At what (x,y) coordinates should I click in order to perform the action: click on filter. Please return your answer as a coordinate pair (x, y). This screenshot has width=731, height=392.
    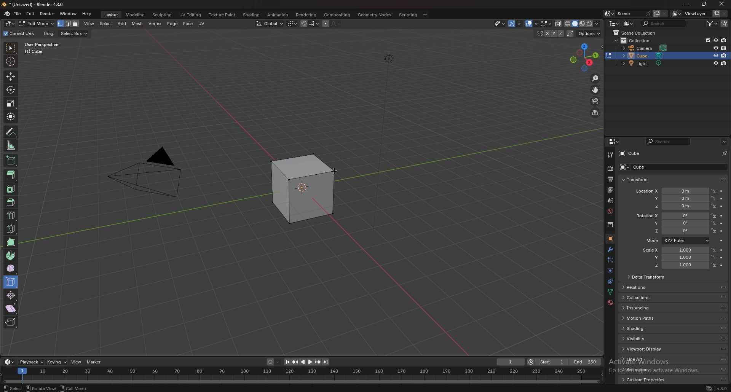
    Looking at the image, I should click on (713, 23).